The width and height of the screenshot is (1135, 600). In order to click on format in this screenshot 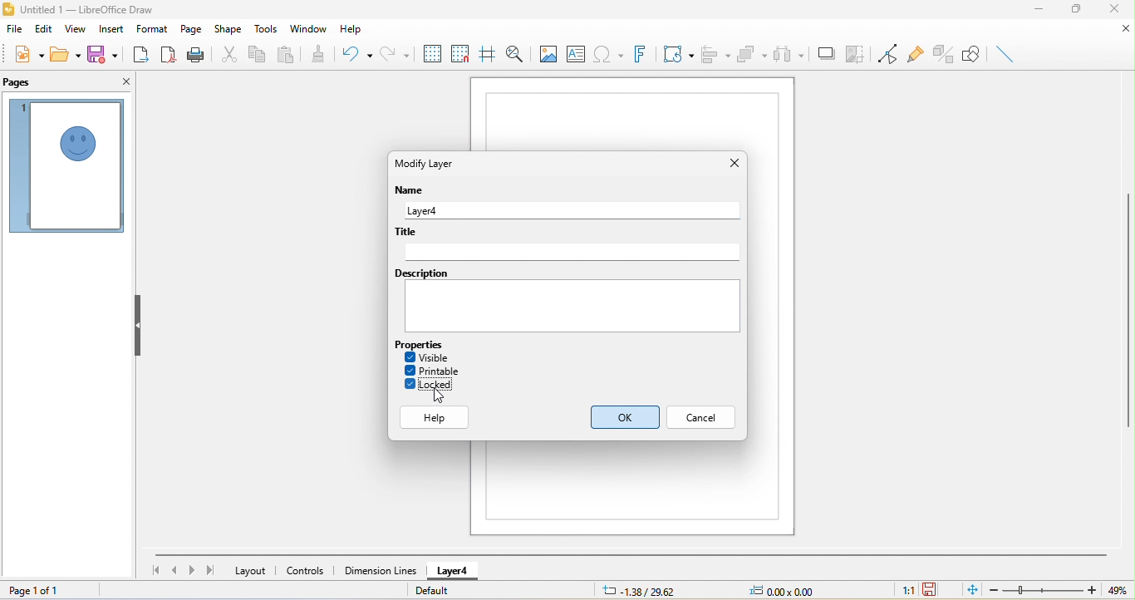, I will do `click(153, 29)`.